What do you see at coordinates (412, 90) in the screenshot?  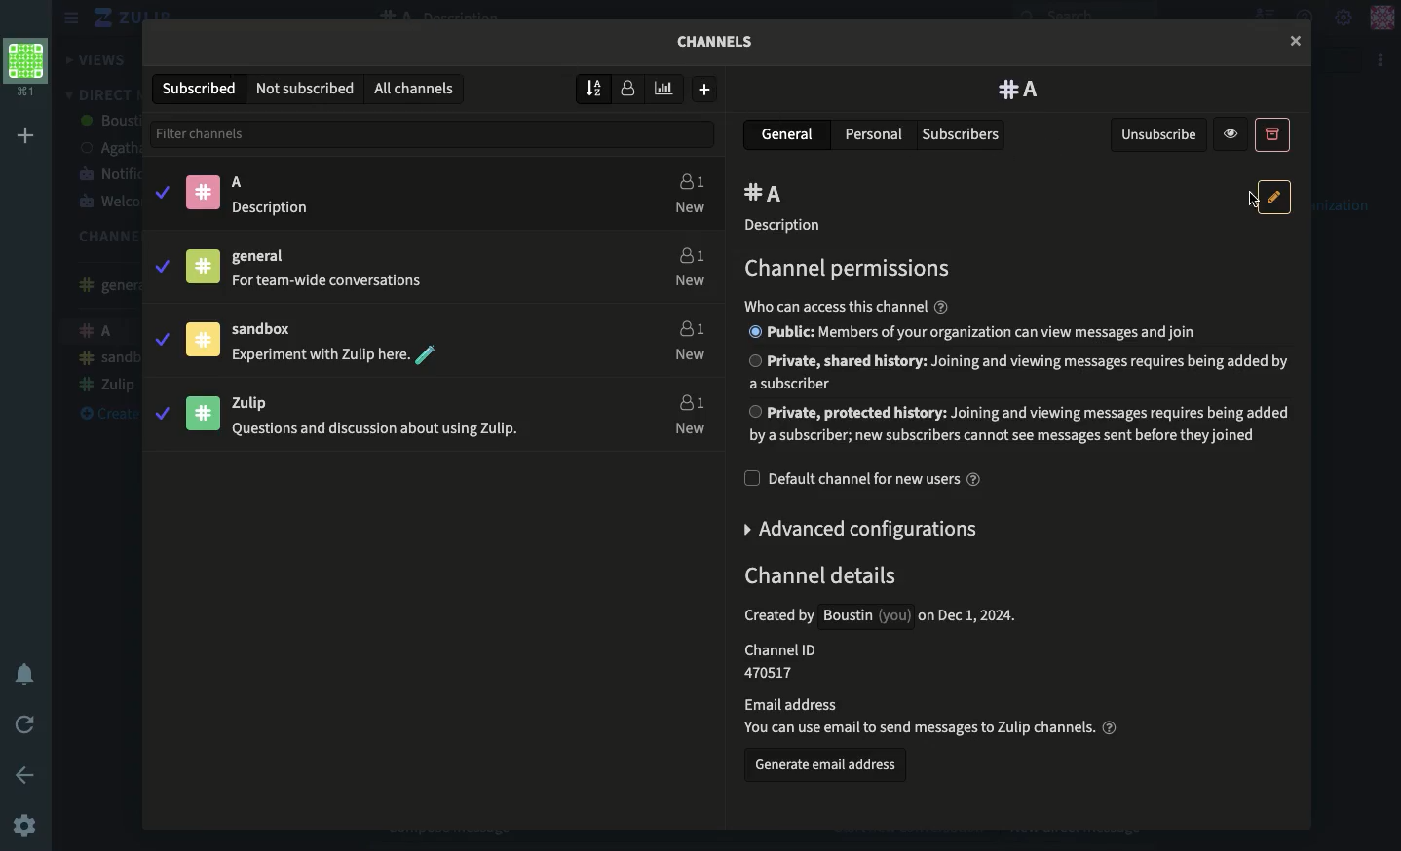 I see `All channels` at bounding box center [412, 90].